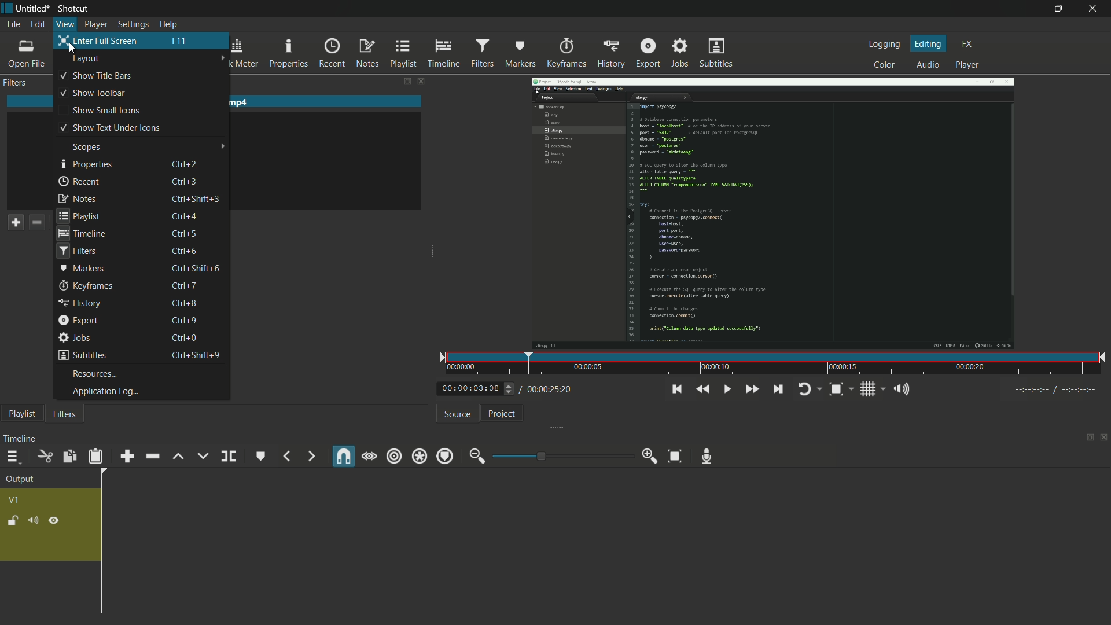 The width and height of the screenshot is (1111, 625). Describe the element at coordinates (704, 389) in the screenshot. I see `quickly play backward` at that location.